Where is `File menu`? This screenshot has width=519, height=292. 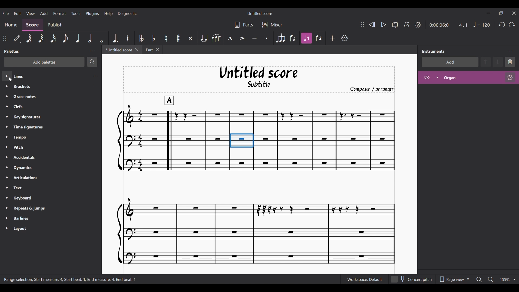
File menu is located at coordinates (6, 13).